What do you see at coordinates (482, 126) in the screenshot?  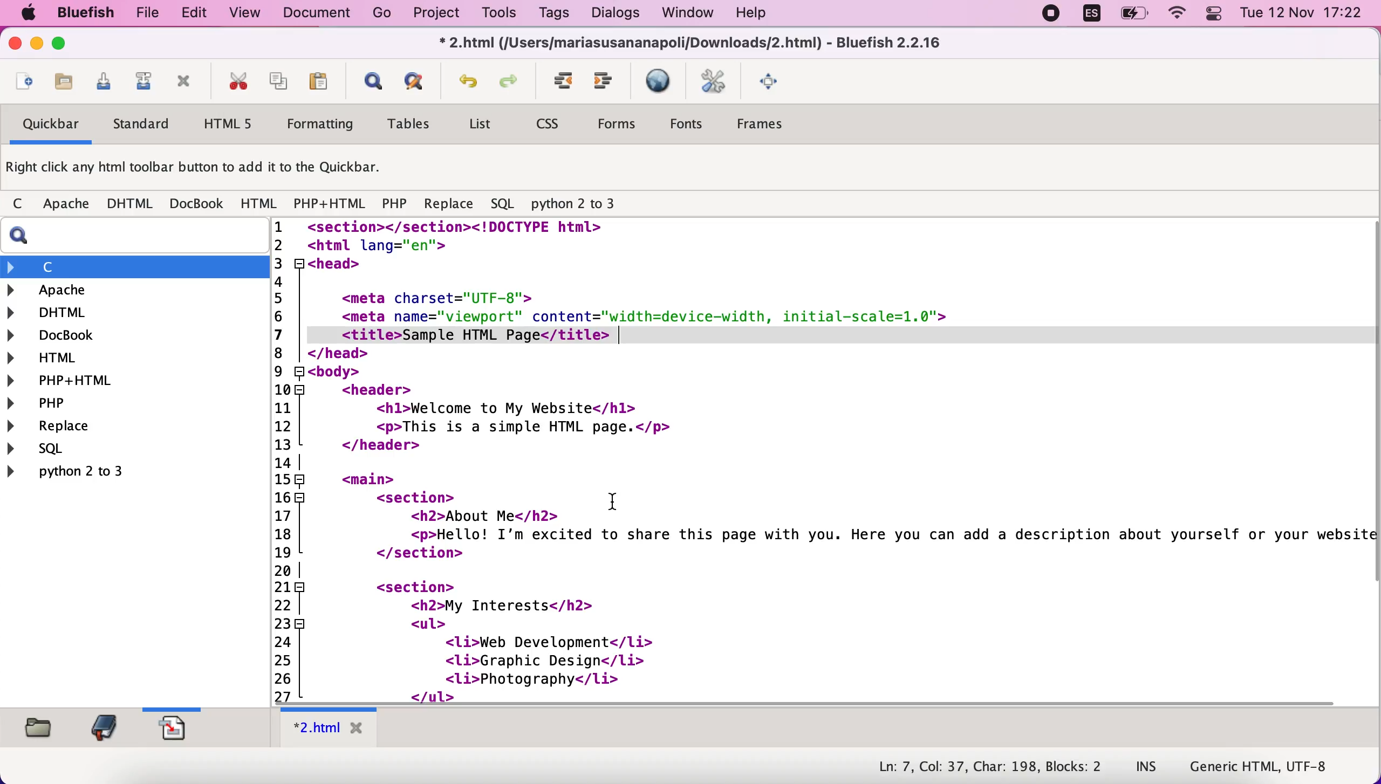 I see `list` at bounding box center [482, 126].